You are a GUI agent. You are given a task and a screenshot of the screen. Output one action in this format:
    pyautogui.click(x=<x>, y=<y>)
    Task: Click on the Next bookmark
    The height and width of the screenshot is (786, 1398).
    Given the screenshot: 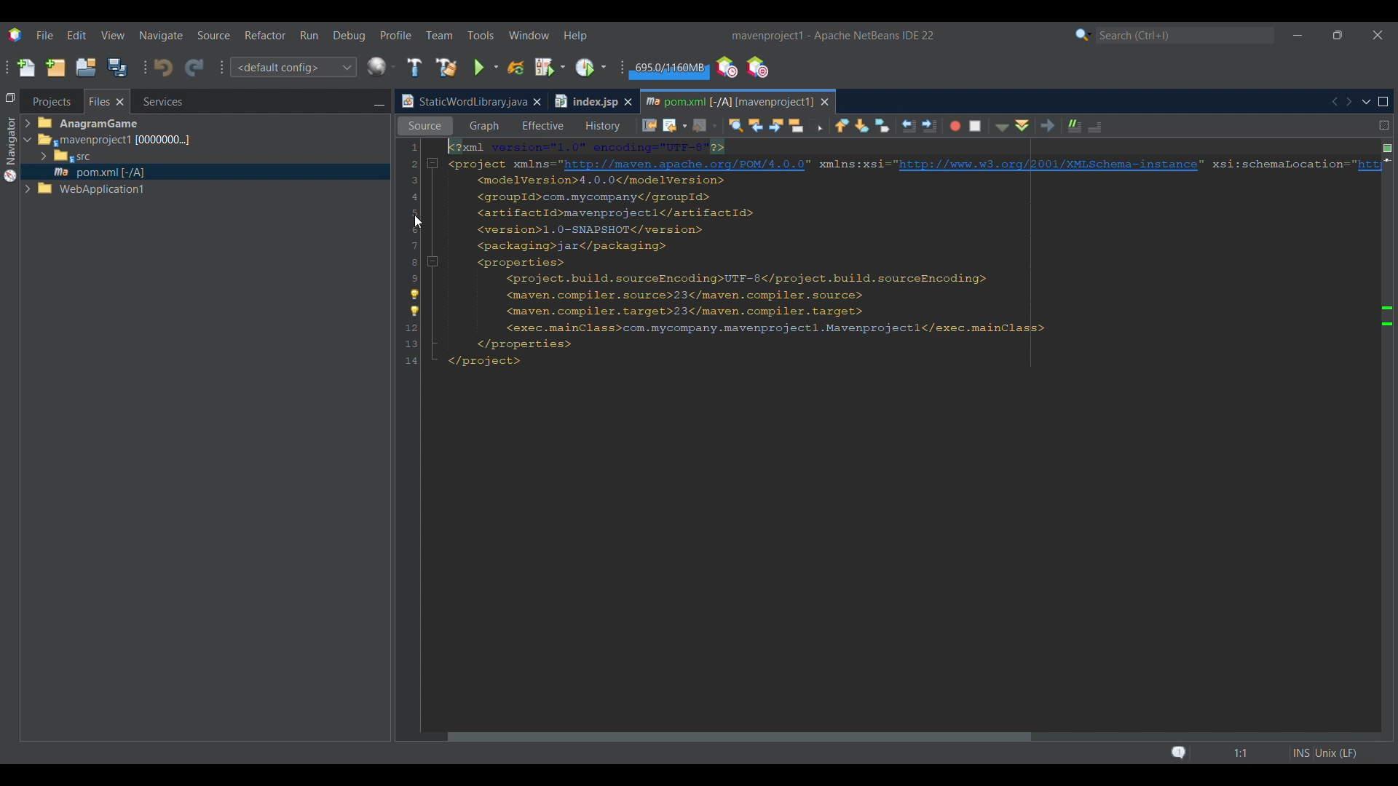 What is the action you would take?
    pyautogui.click(x=864, y=125)
    